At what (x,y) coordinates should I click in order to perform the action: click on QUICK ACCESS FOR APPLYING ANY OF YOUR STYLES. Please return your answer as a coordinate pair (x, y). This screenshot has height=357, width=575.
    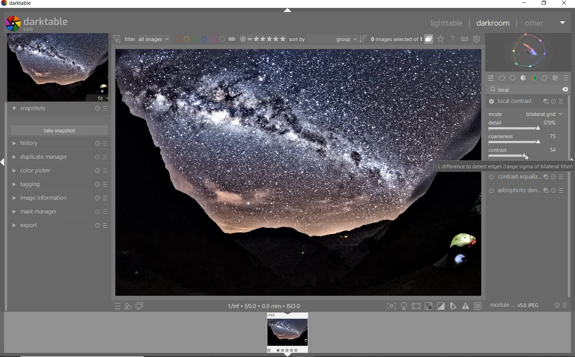
    Looking at the image, I should click on (127, 306).